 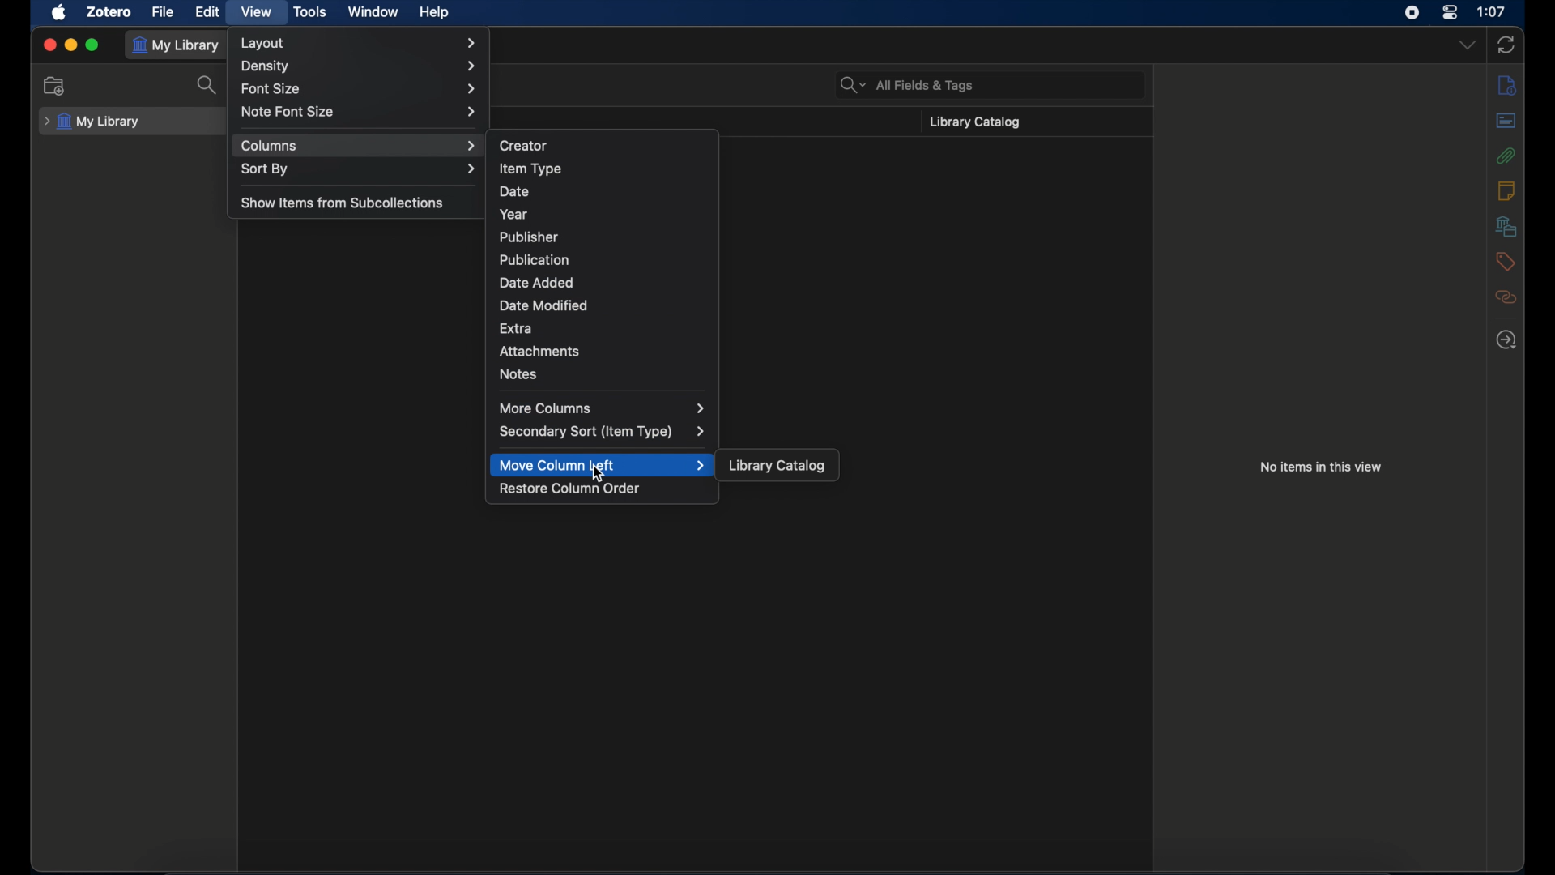 What do you see at coordinates (518, 374) in the screenshot?
I see `notes` at bounding box center [518, 374].